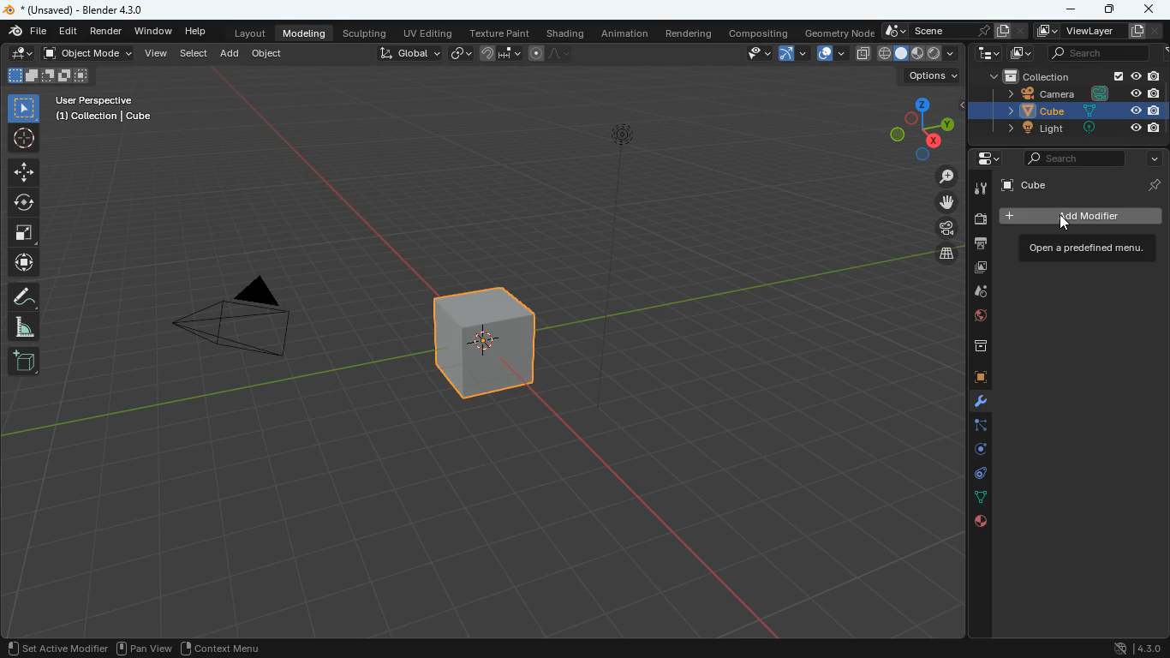 Image resolution: width=1170 pixels, height=658 pixels. Describe the element at coordinates (919, 54) in the screenshot. I see `image type` at that location.